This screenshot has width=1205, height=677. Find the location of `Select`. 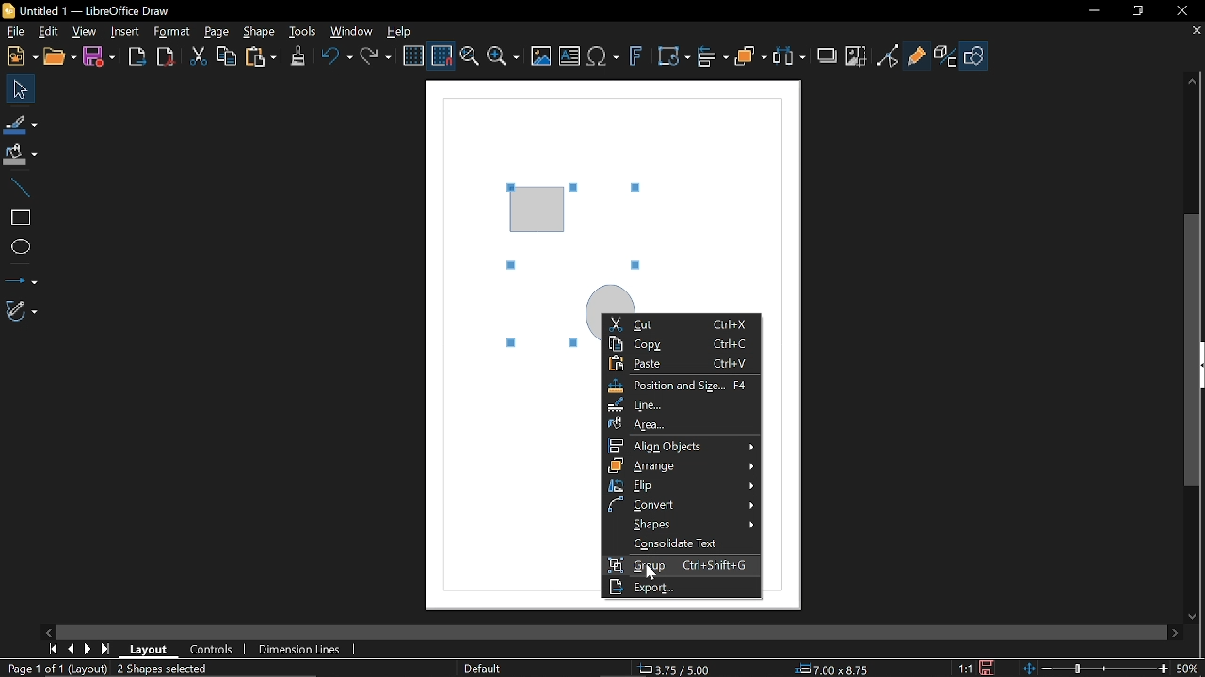

Select is located at coordinates (16, 87).